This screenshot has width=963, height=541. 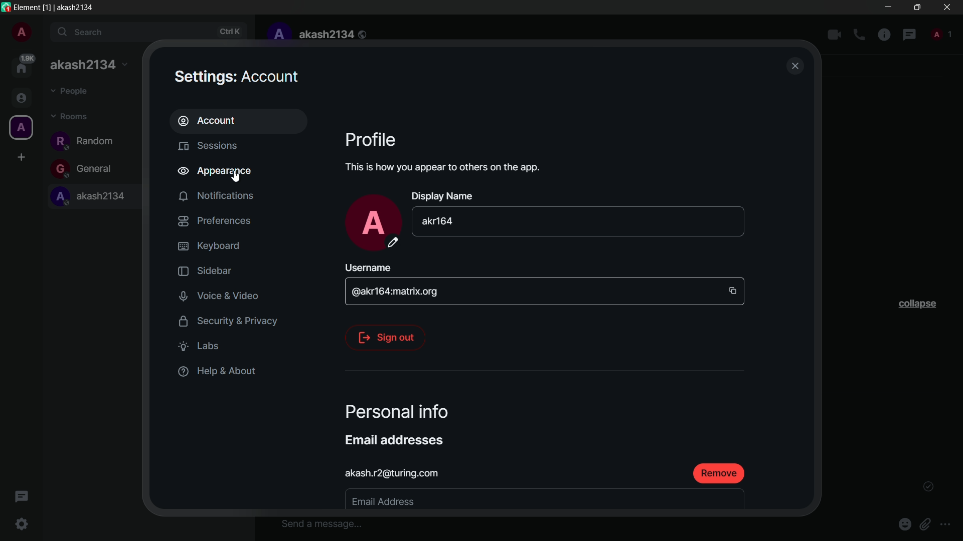 What do you see at coordinates (216, 371) in the screenshot?
I see `help and about` at bounding box center [216, 371].